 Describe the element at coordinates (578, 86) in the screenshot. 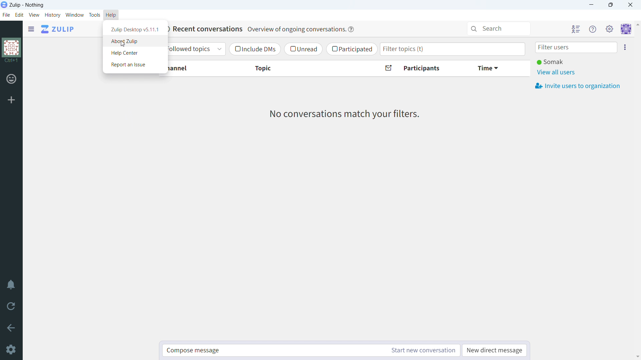

I see `invite users to organization` at that location.